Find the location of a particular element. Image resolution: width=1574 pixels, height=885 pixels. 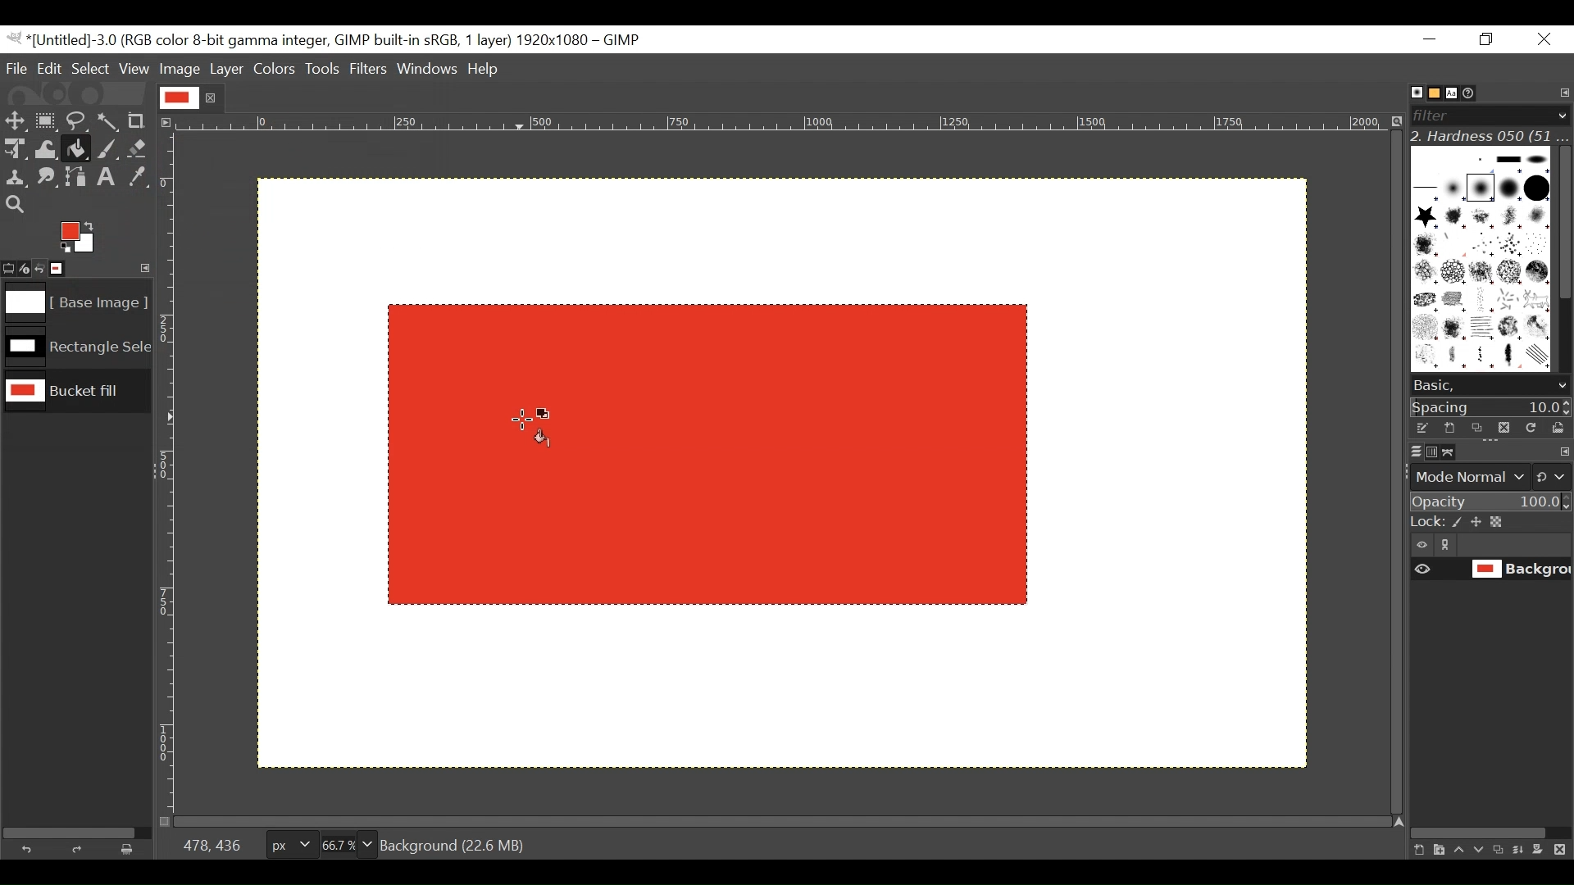

Duplicate brush is located at coordinates (1476, 428).